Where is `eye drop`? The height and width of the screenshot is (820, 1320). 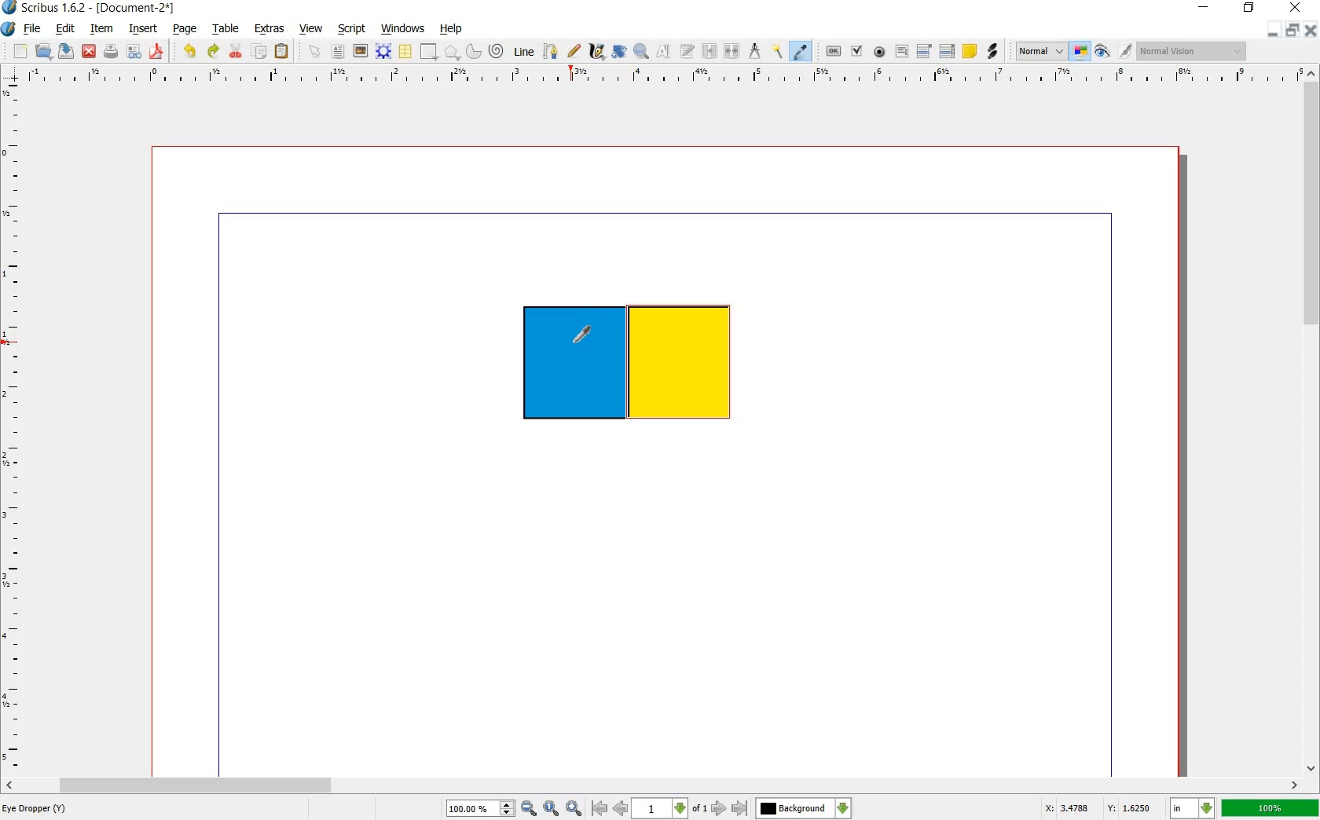
eye drop is located at coordinates (801, 50).